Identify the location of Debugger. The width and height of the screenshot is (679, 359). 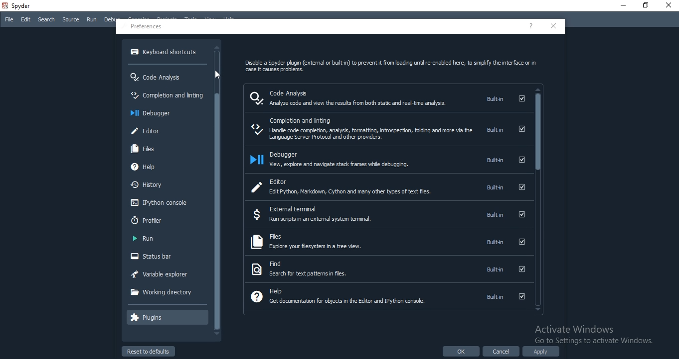
(152, 113).